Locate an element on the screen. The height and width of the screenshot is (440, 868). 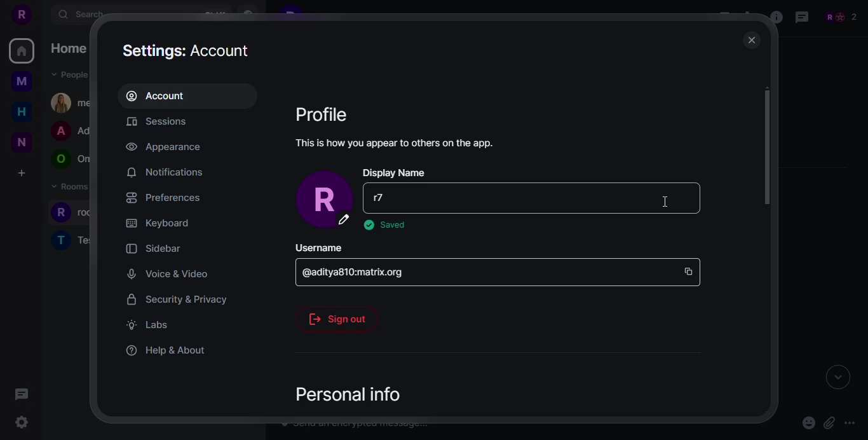
close is located at coordinates (689, 197).